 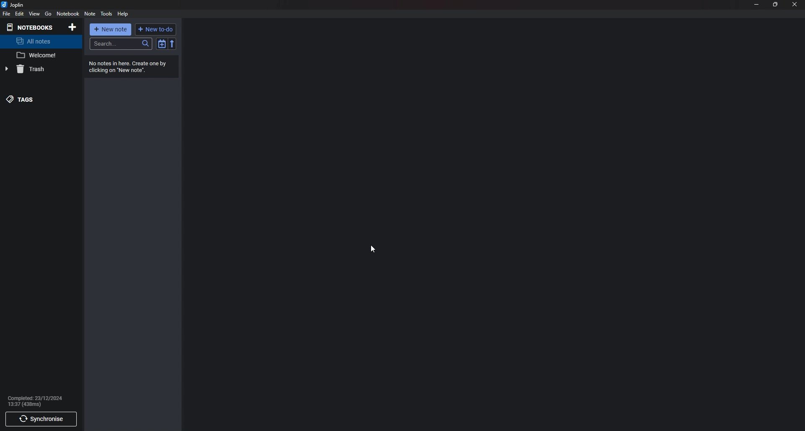 What do you see at coordinates (38, 400) in the screenshot?
I see `‘Completed: 23/12/2024
13:37 (438ms)` at bounding box center [38, 400].